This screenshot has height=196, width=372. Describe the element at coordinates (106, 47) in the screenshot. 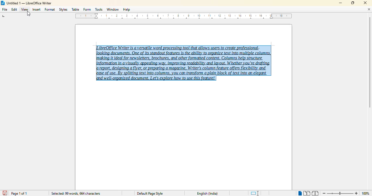

I see `cursor` at that location.